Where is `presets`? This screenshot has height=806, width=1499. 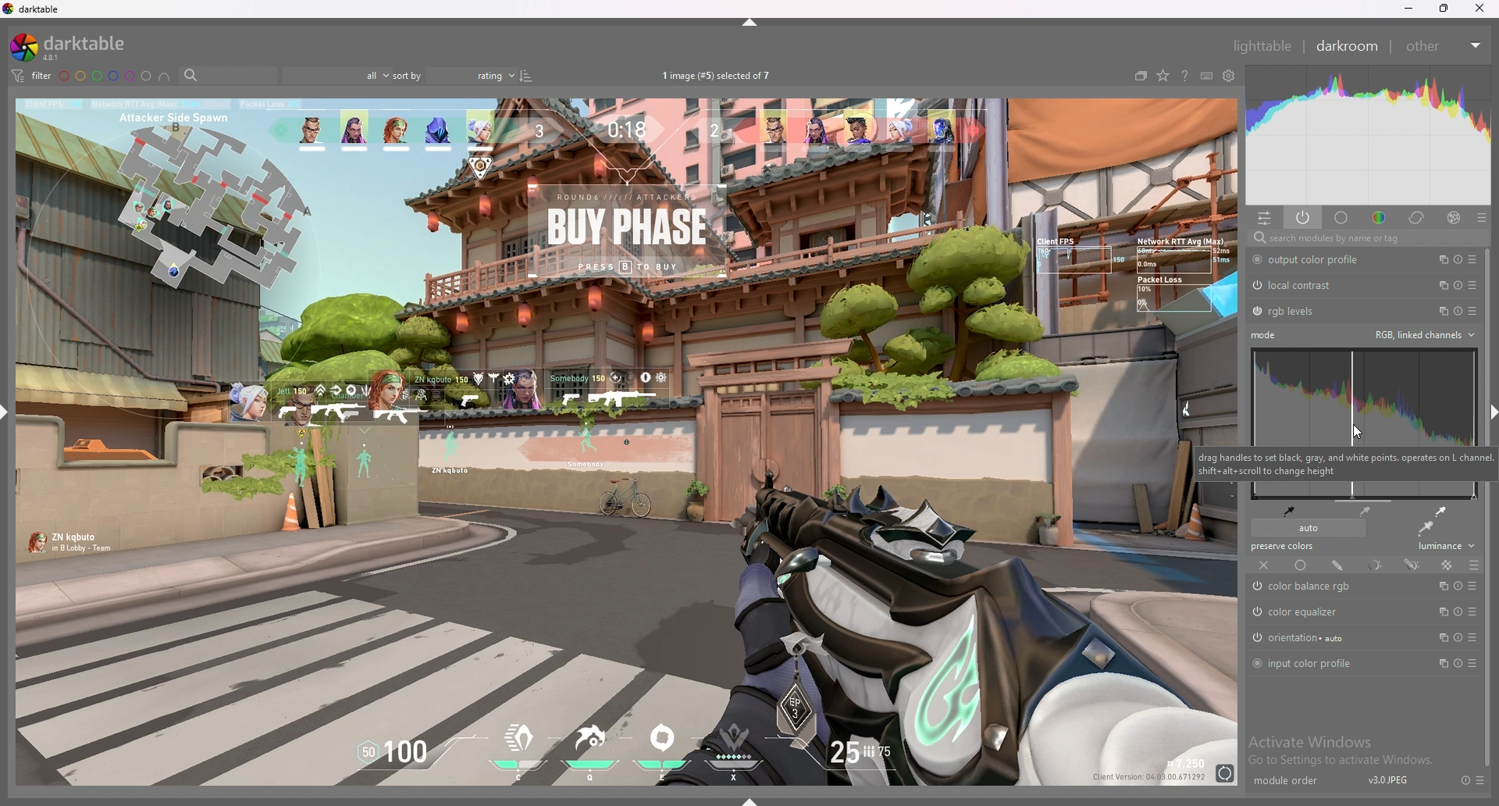 presets is located at coordinates (1483, 779).